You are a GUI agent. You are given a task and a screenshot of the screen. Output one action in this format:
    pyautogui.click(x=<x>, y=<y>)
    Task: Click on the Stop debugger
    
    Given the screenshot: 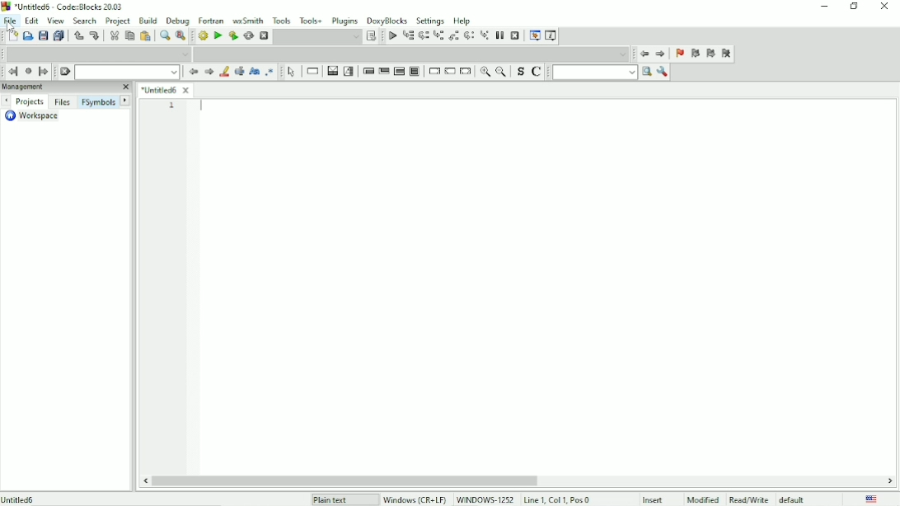 What is the action you would take?
    pyautogui.click(x=514, y=35)
    